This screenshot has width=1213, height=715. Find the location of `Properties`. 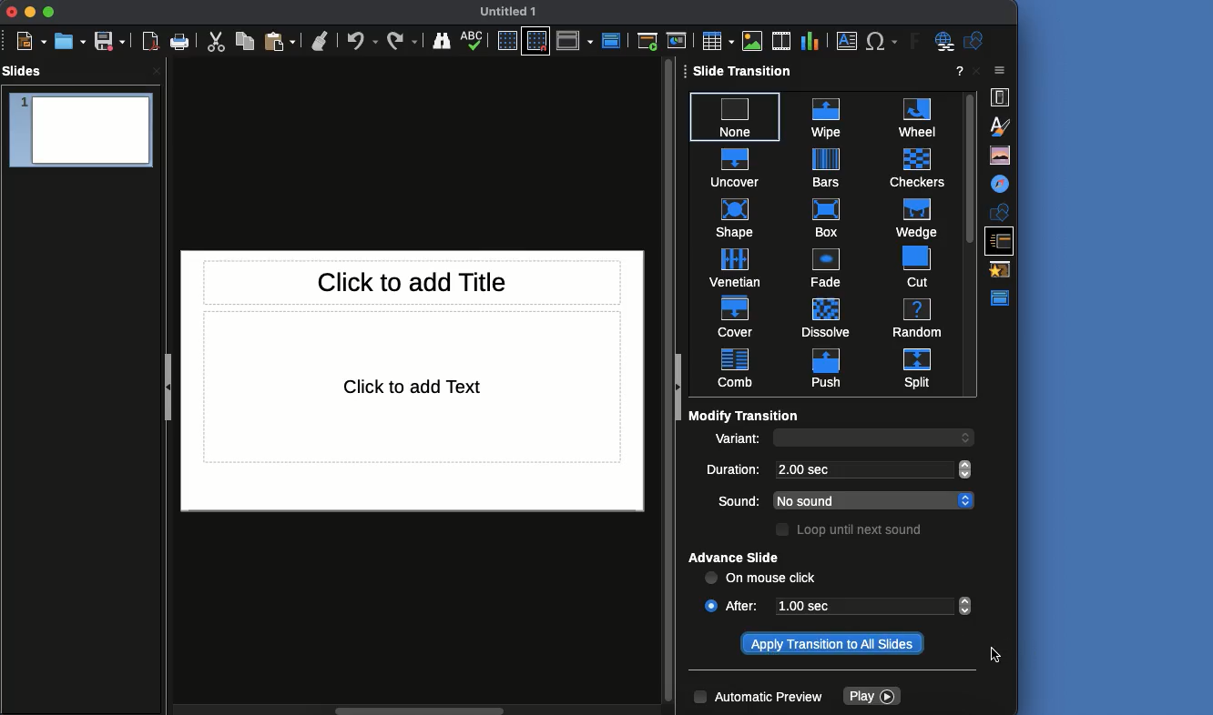

Properties is located at coordinates (1001, 96).